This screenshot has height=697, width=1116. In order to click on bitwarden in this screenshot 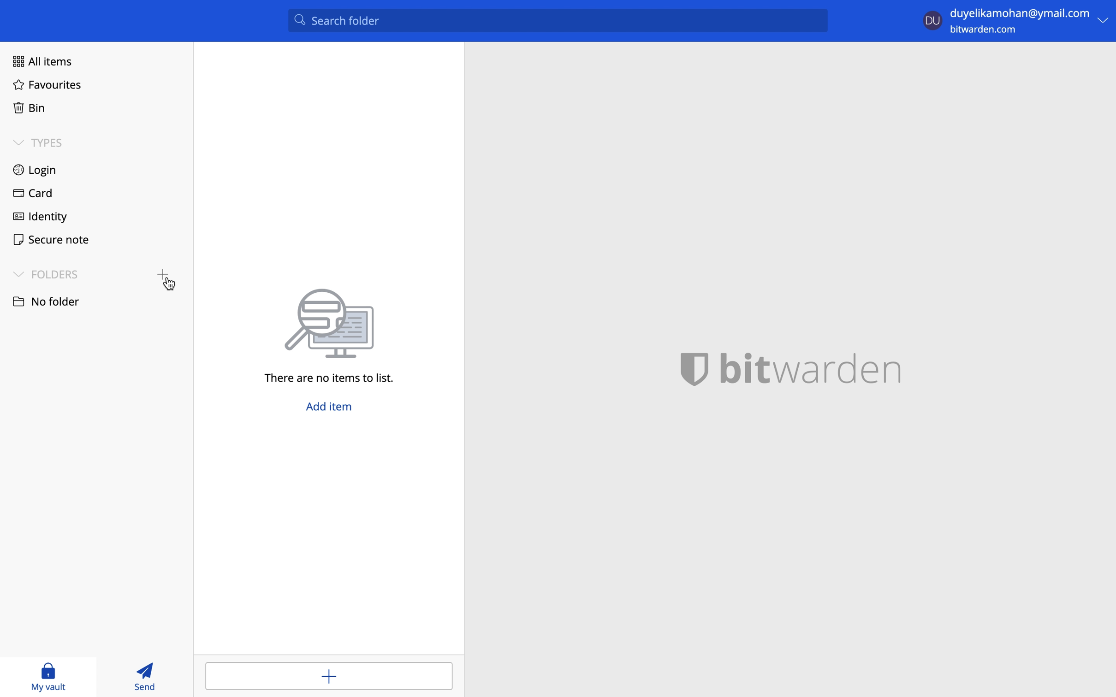, I will do `click(802, 367)`.